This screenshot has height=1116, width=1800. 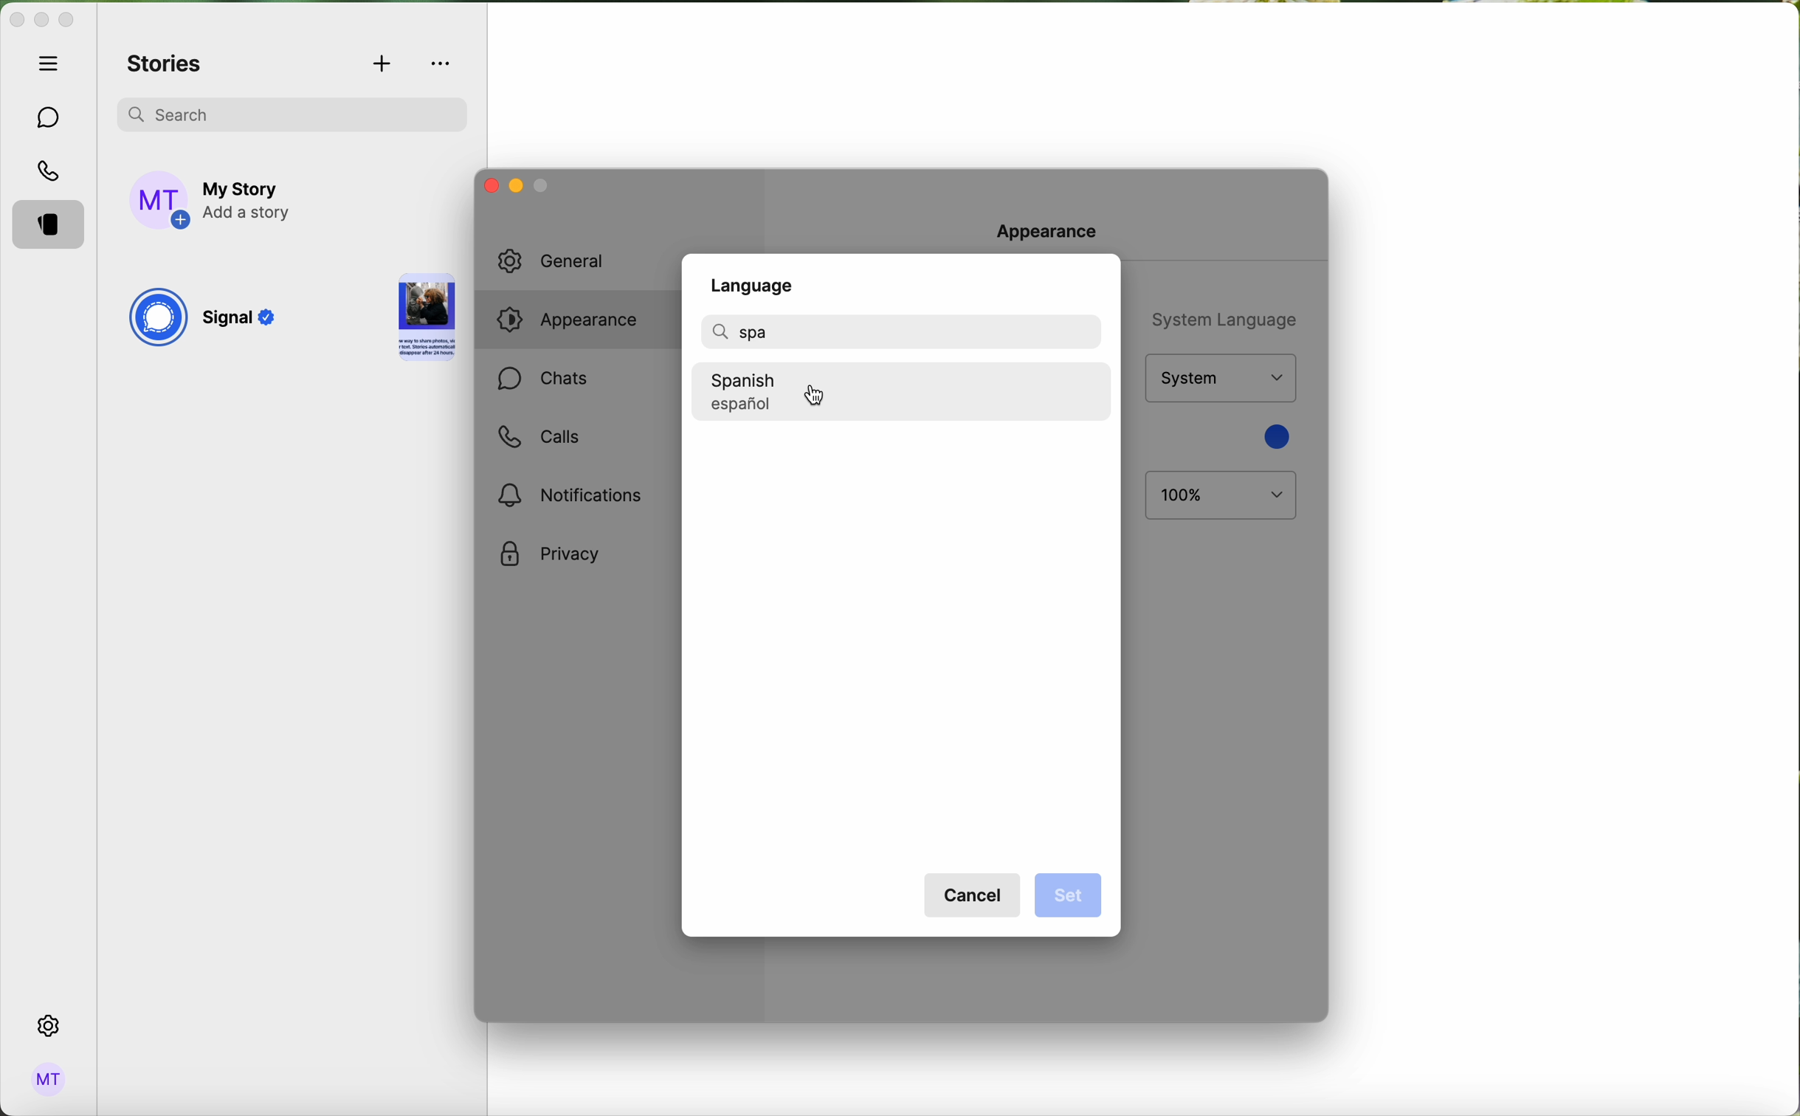 What do you see at coordinates (292, 111) in the screenshot?
I see `search bar` at bounding box center [292, 111].